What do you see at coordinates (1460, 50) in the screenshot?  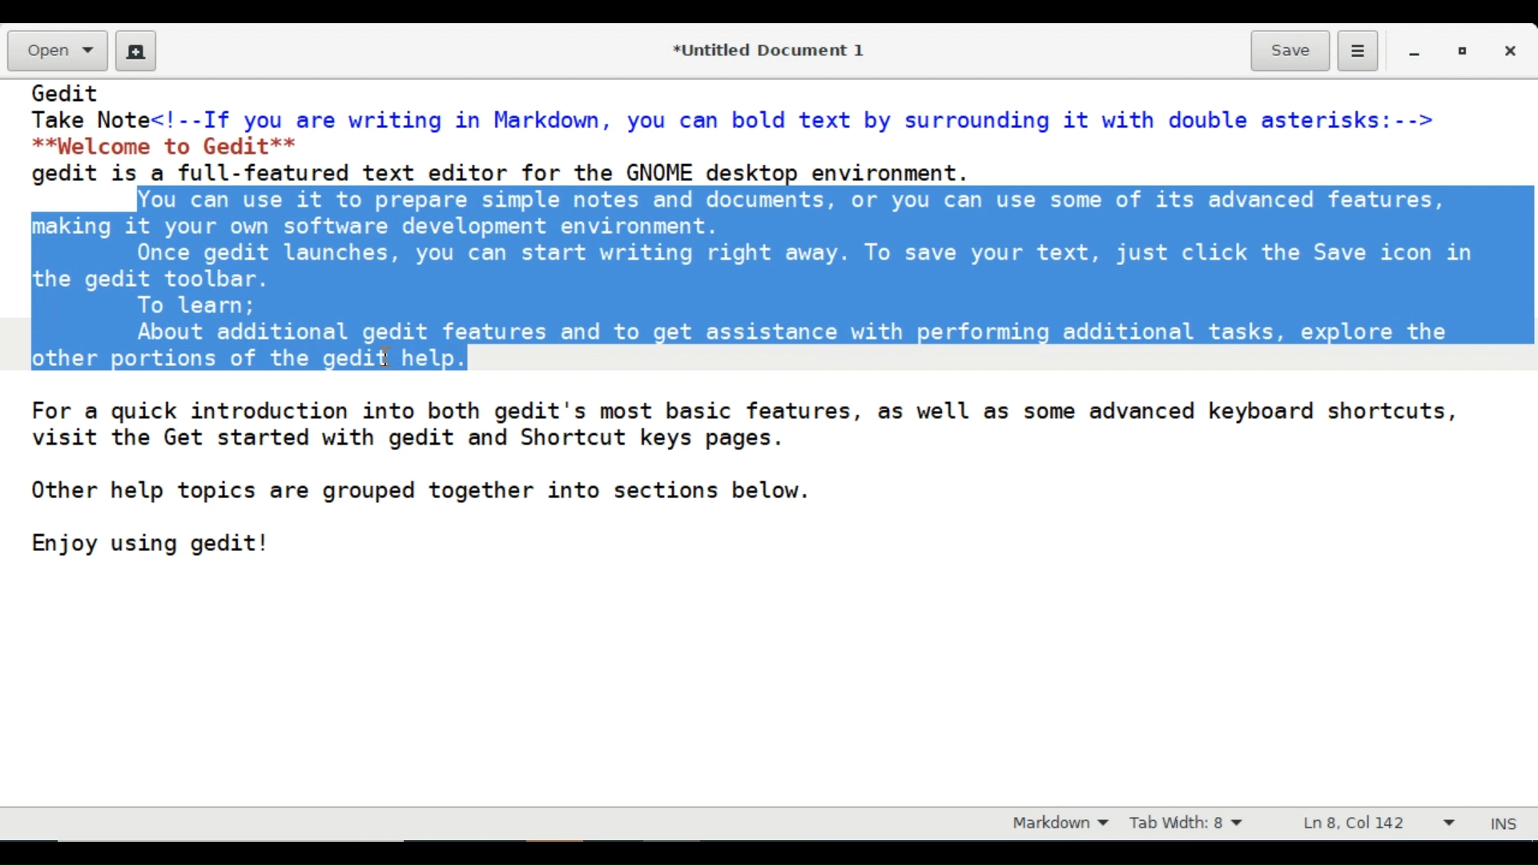 I see `restore` at bounding box center [1460, 50].